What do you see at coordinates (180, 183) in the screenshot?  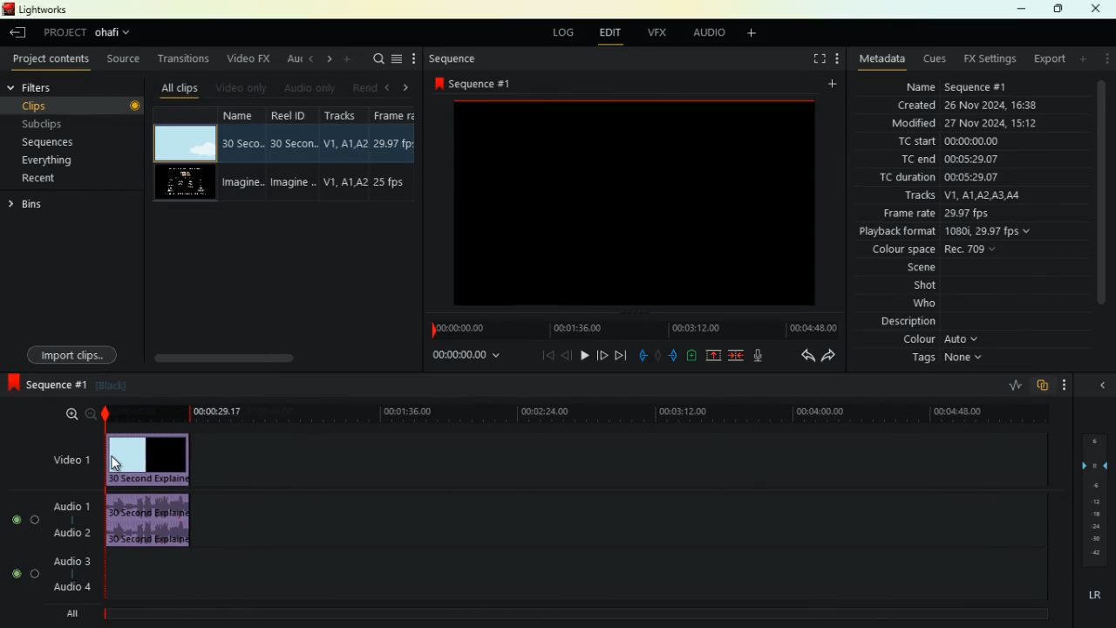 I see `video` at bounding box center [180, 183].